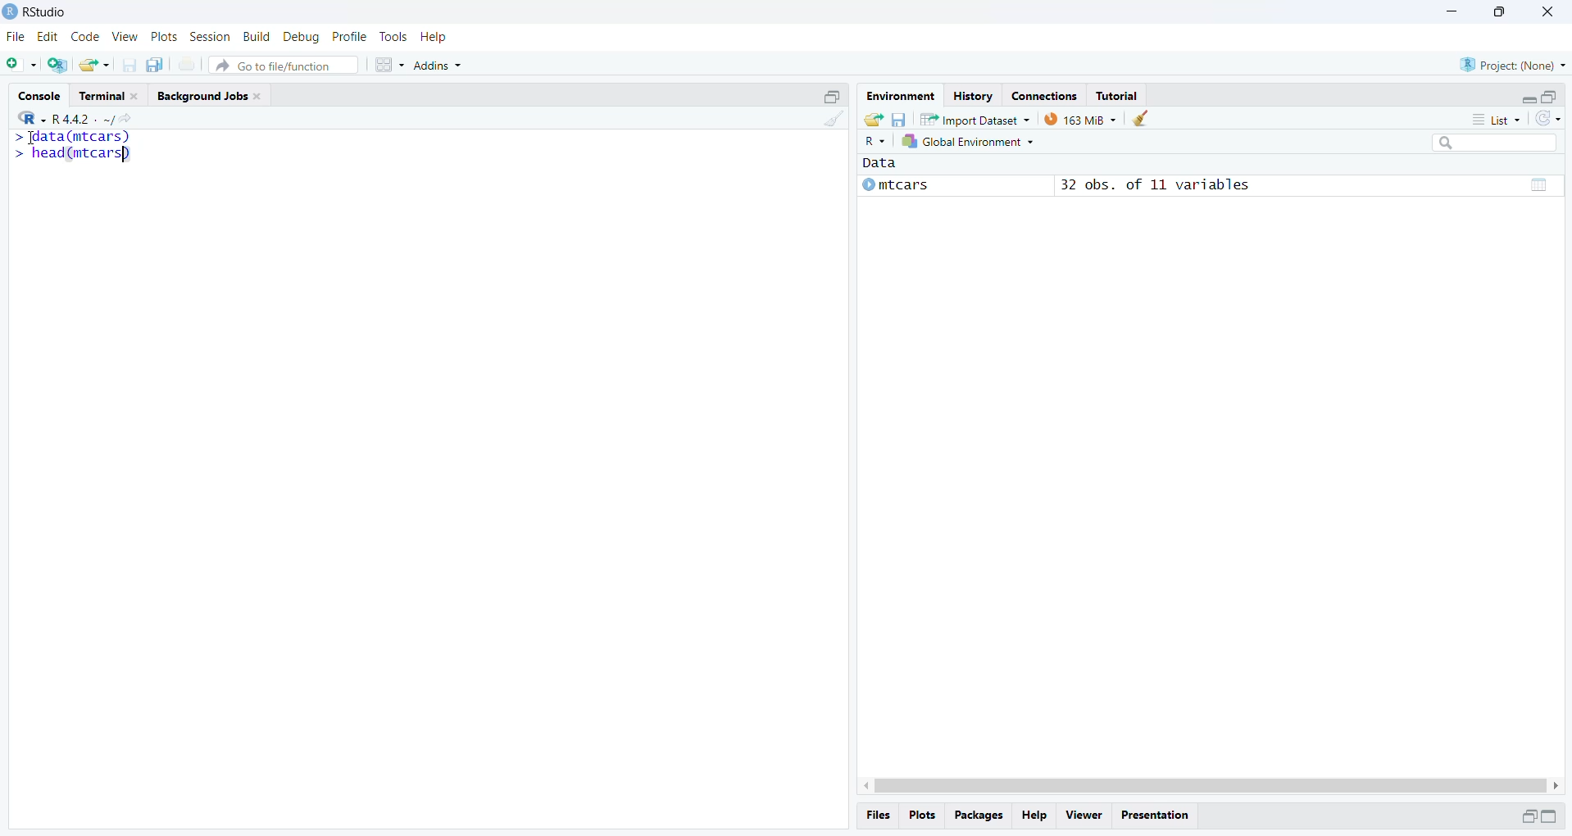 The width and height of the screenshot is (1572, 836). I want to click on clean, so click(1141, 118).